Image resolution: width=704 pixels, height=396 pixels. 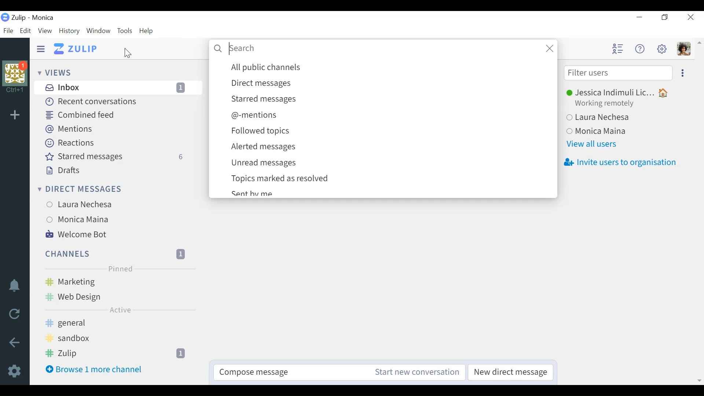 I want to click on scroll arrow , so click(x=700, y=48).